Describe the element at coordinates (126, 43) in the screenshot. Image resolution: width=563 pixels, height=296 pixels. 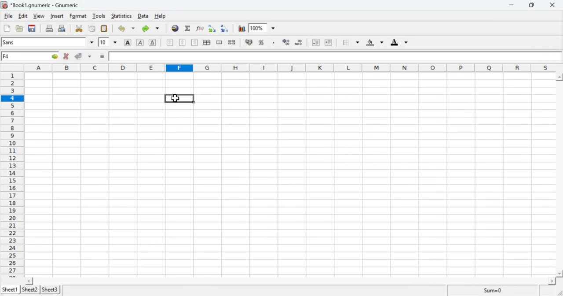
I see `Bold` at that location.